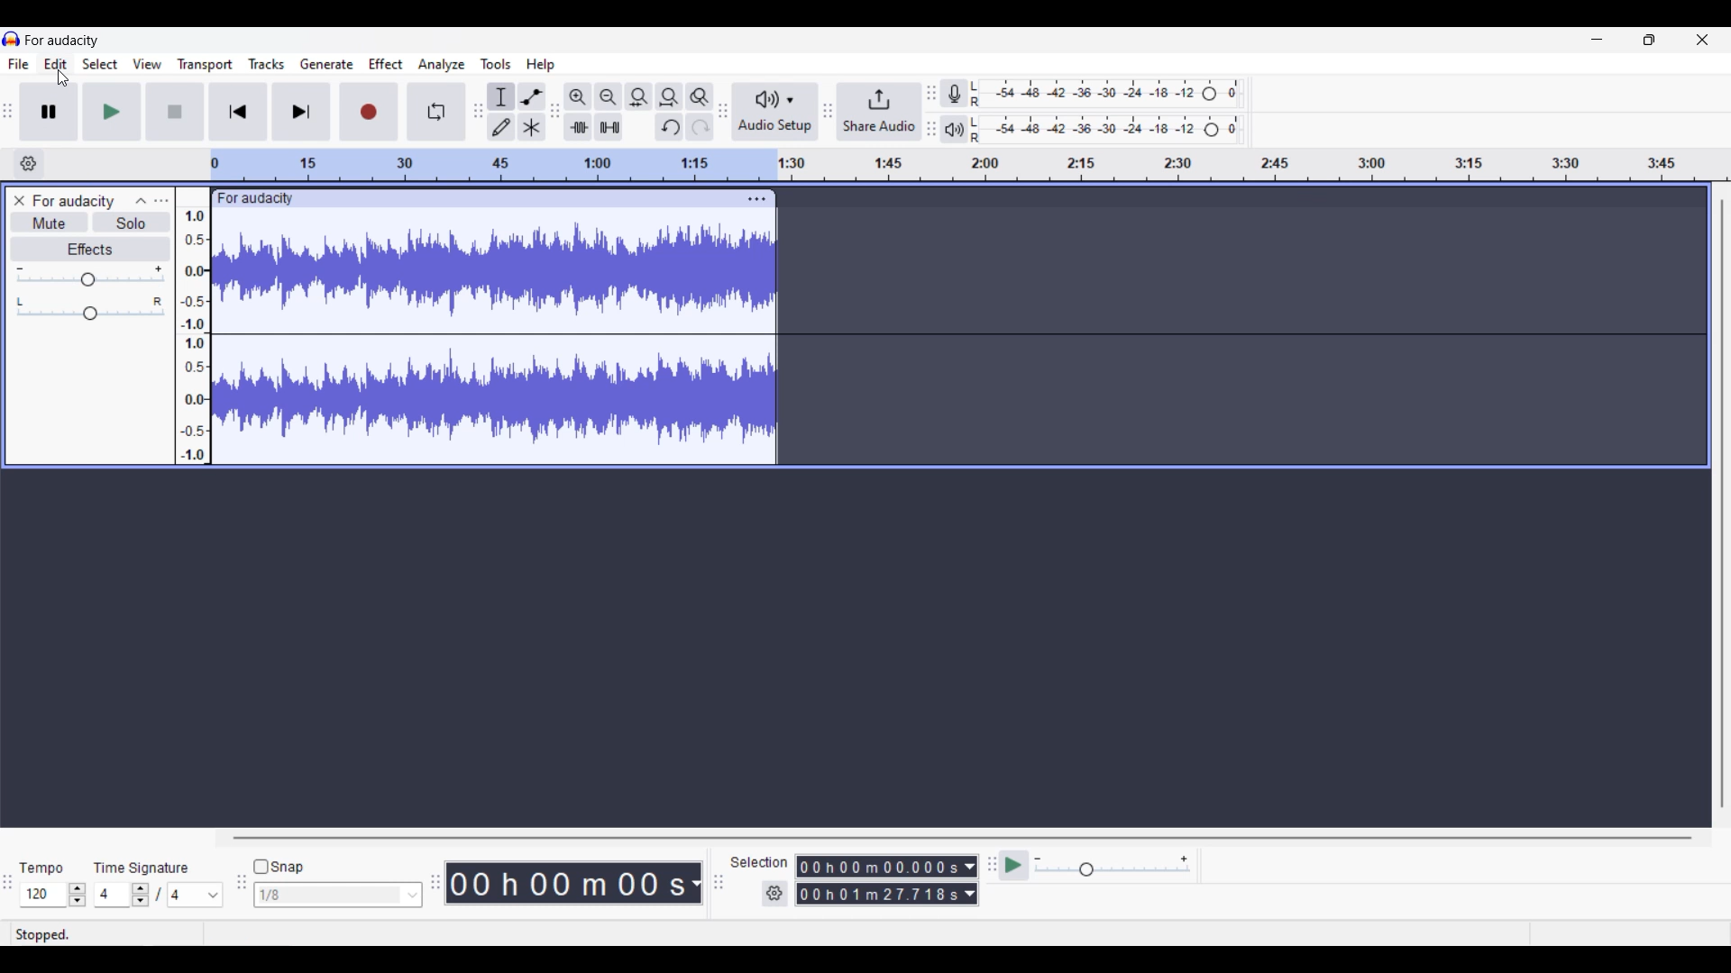 The image size is (1731, 973). Describe the element at coordinates (532, 127) in the screenshot. I see `Multi tool` at that location.